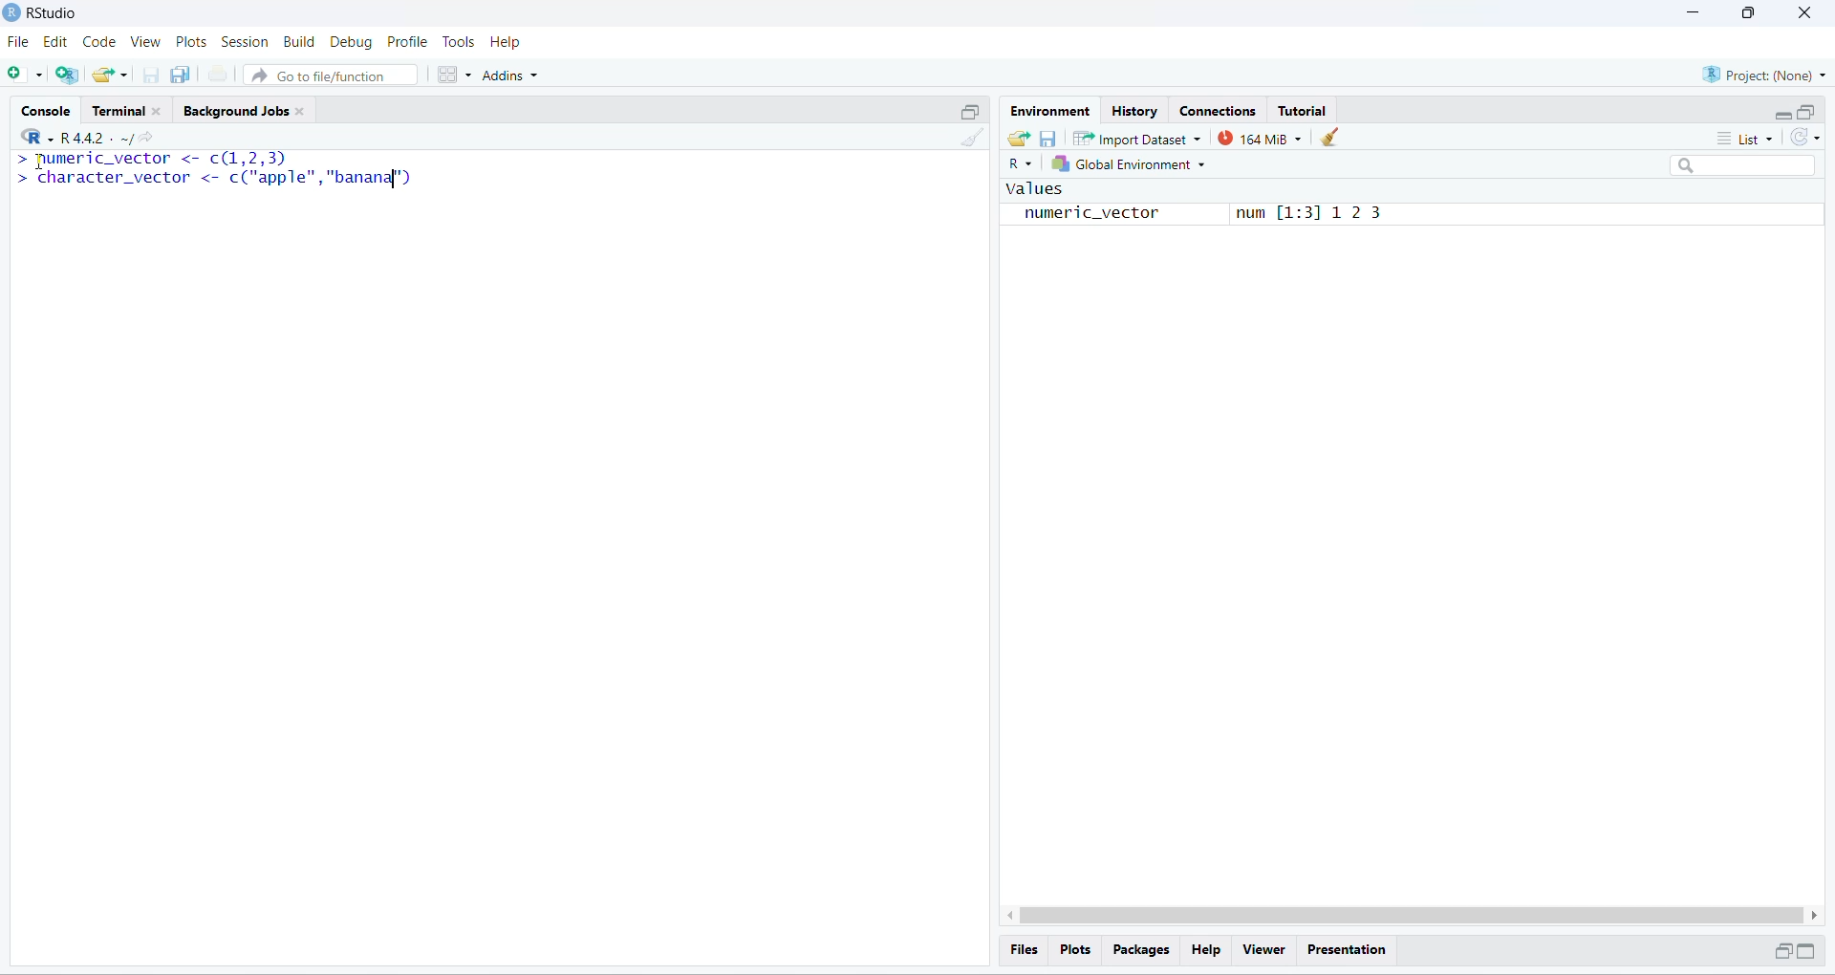  Describe the element at coordinates (1783, 117) in the screenshot. I see `minimize` at that location.